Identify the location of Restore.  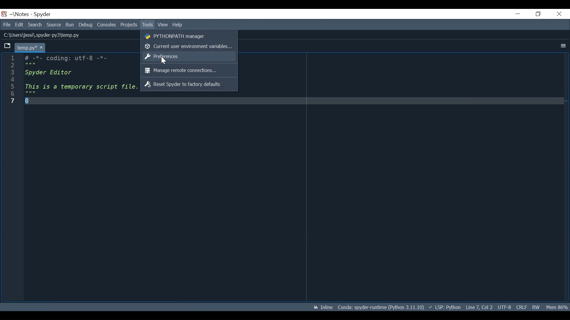
(537, 14).